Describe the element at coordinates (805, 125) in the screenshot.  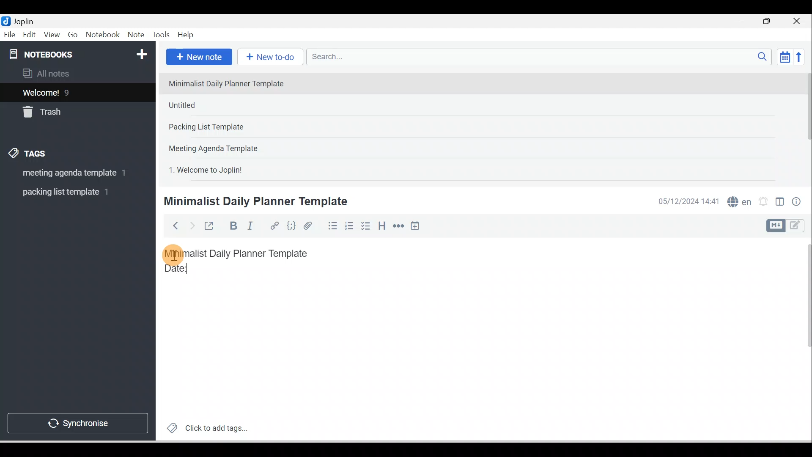
I see `Scroll bar` at that location.